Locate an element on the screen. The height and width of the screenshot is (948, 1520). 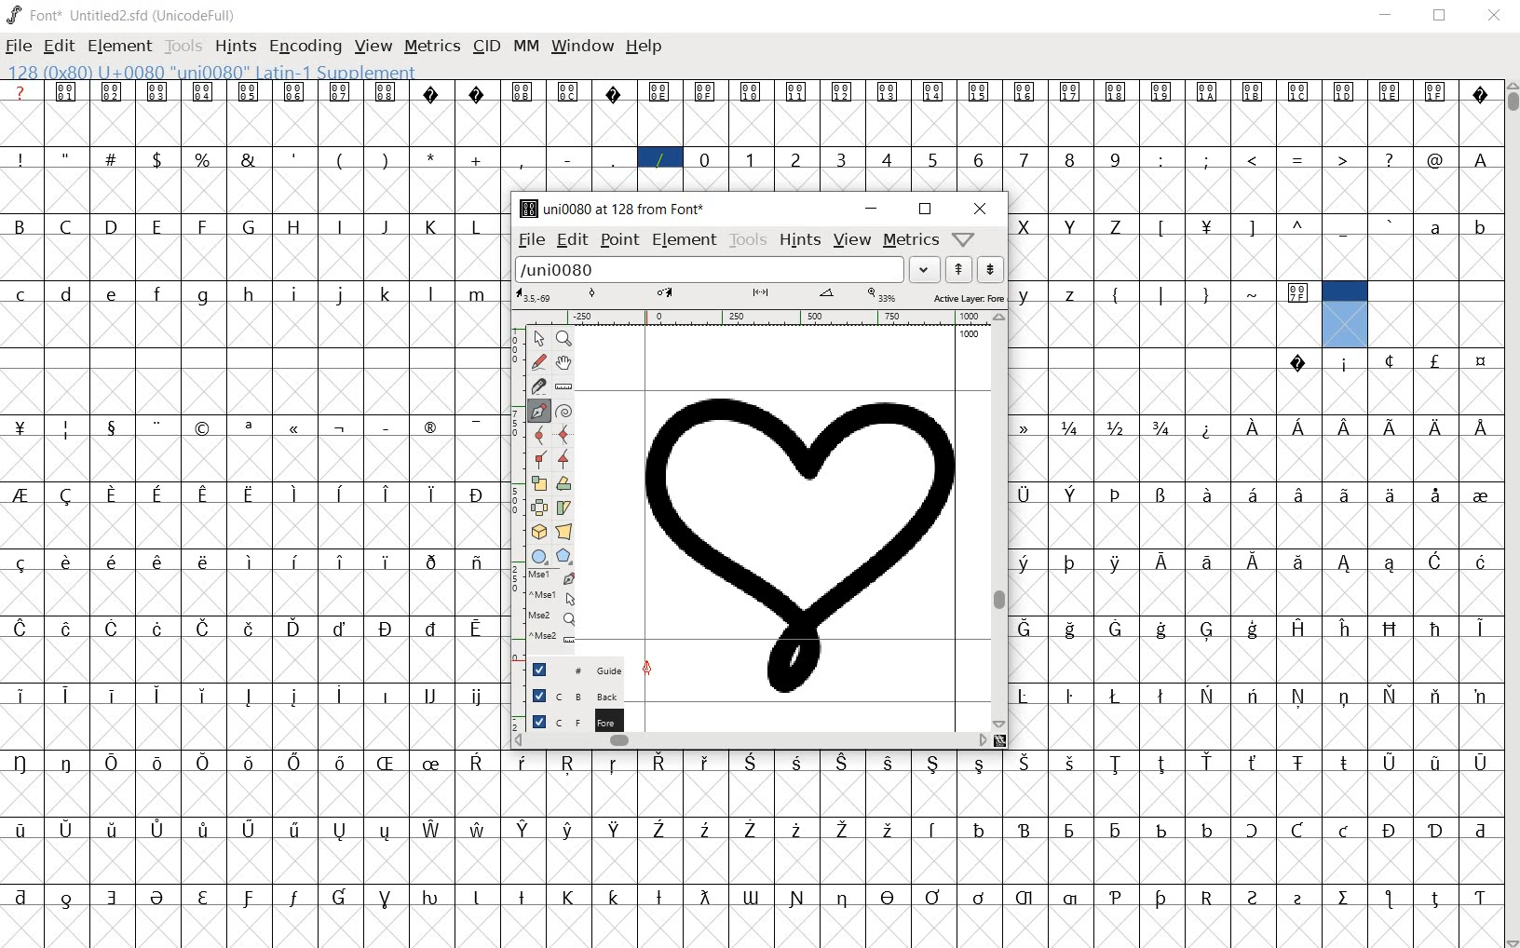
glyph is located at coordinates (20, 427).